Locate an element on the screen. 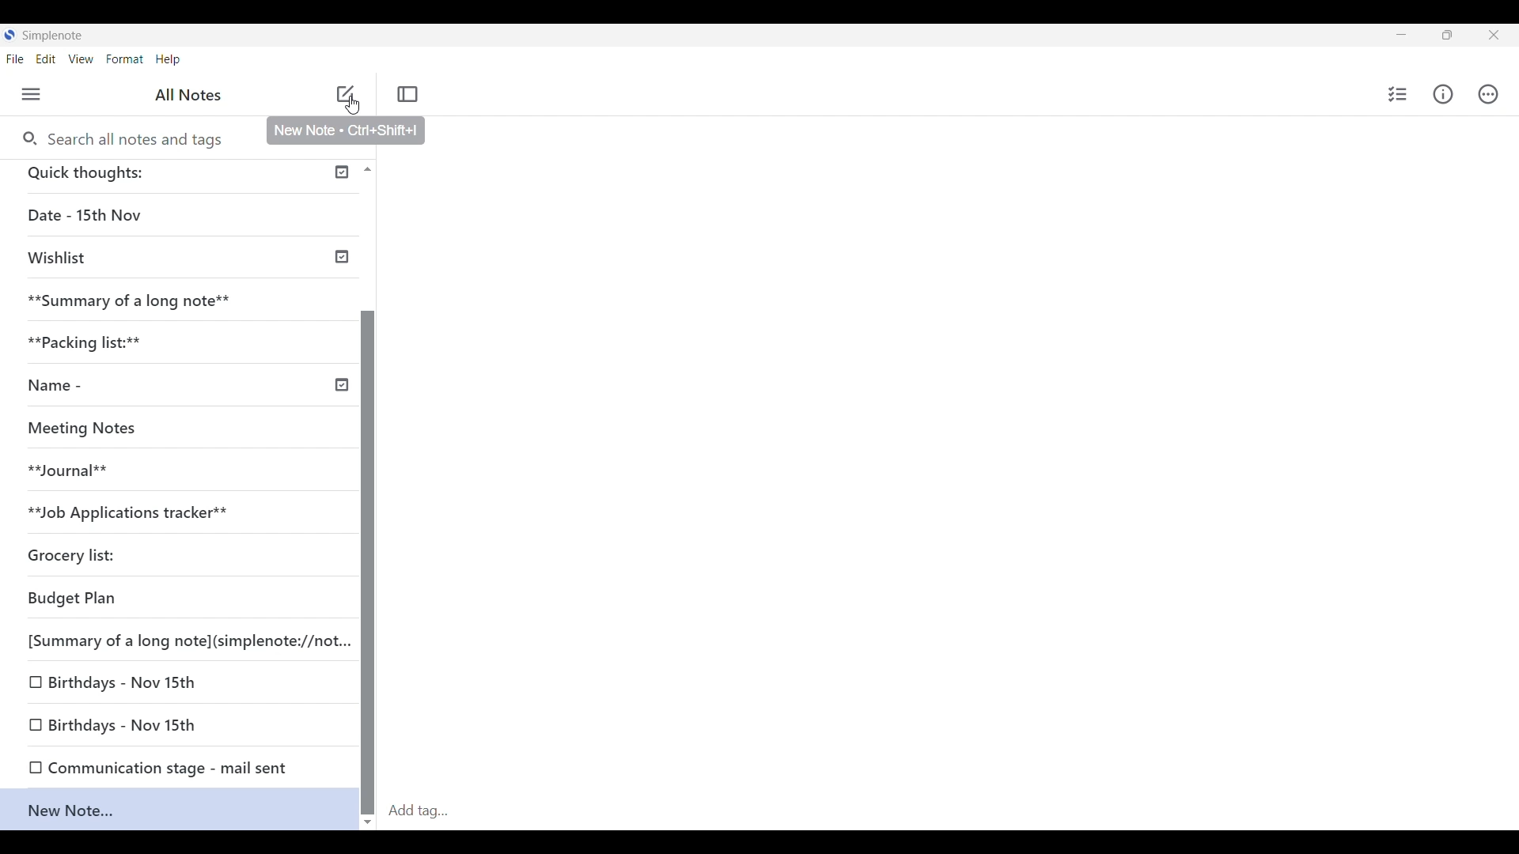 The width and height of the screenshot is (1519, 854). Name - is located at coordinates (185, 385).